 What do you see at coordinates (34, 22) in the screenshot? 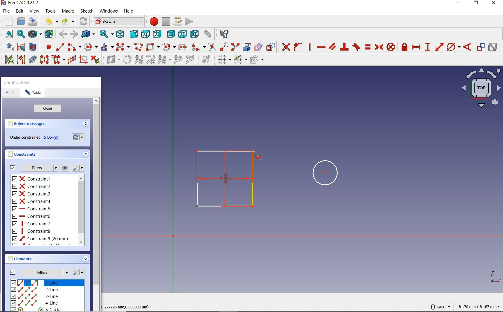
I see `save` at bounding box center [34, 22].